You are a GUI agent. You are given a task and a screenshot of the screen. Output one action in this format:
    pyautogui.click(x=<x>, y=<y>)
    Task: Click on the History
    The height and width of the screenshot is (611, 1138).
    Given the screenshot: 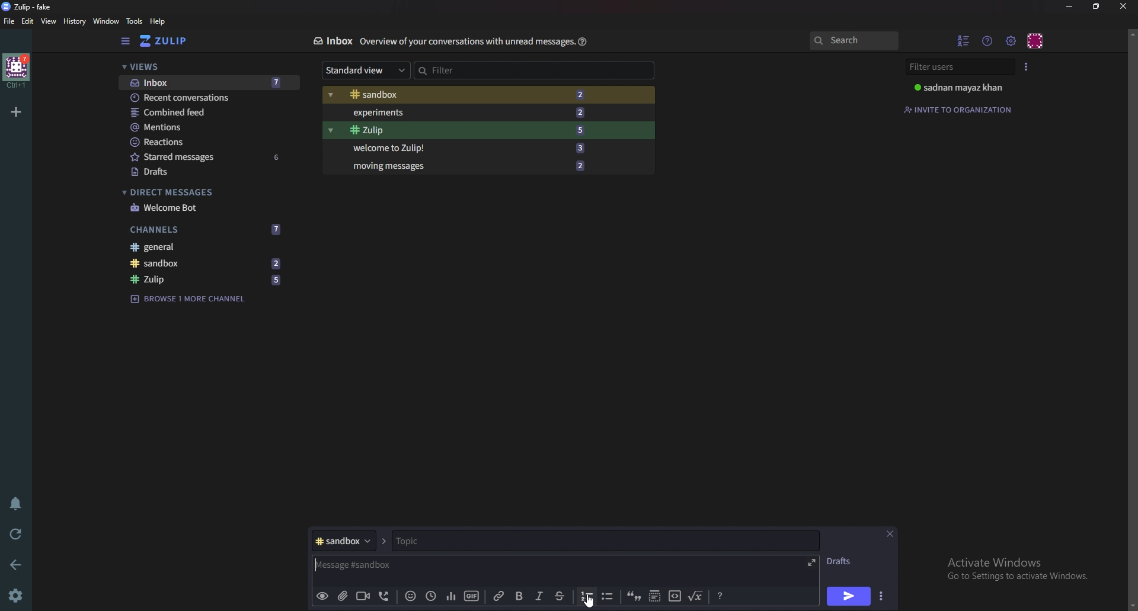 What is the action you would take?
    pyautogui.click(x=73, y=21)
    